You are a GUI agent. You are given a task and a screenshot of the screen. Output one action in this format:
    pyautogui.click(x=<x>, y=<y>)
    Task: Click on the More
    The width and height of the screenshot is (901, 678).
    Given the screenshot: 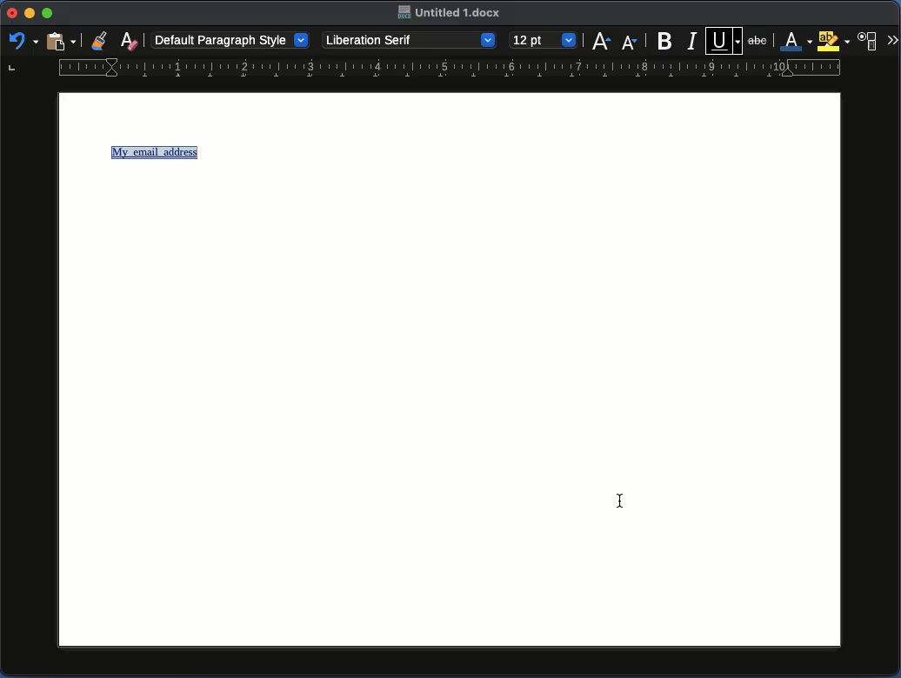 What is the action you would take?
    pyautogui.click(x=892, y=38)
    